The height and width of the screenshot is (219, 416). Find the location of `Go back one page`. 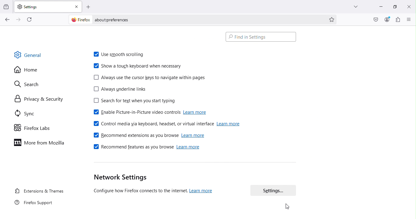

Go back one page is located at coordinates (7, 20).